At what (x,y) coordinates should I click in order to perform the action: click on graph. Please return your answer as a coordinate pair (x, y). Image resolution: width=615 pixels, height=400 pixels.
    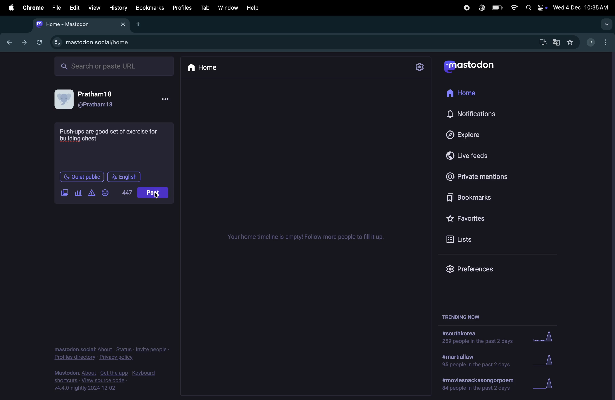
    Looking at the image, I should click on (547, 384).